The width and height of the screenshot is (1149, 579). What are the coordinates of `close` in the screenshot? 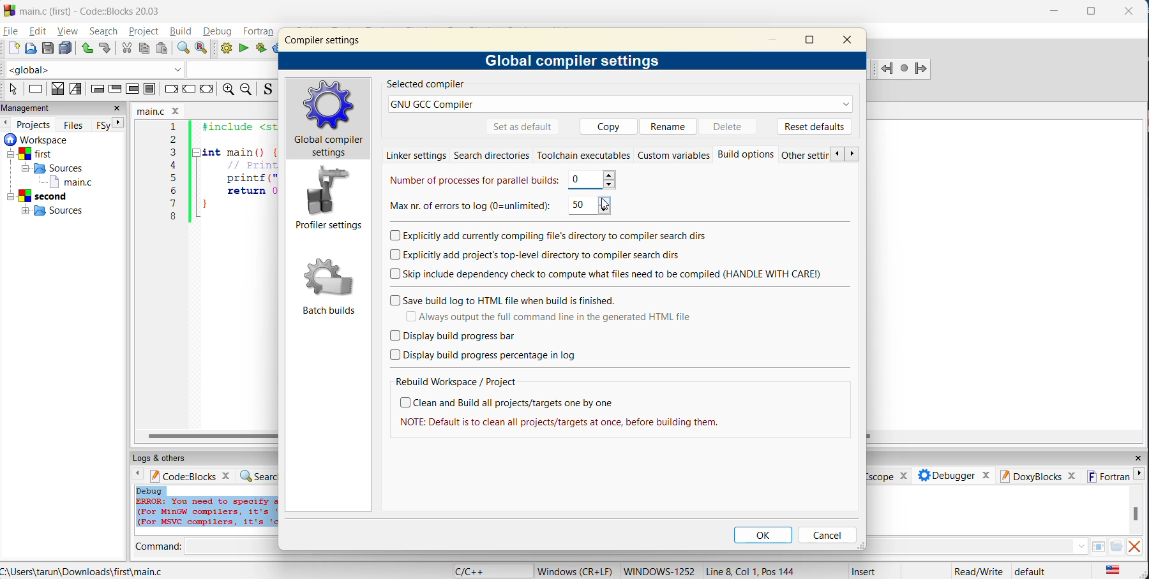 It's located at (853, 40).